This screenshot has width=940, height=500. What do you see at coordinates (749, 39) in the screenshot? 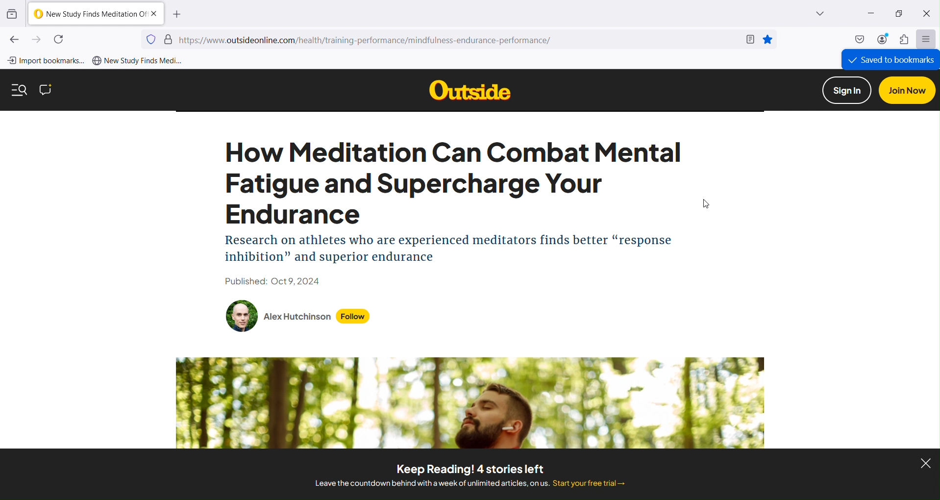
I see `Toggle reader view` at bounding box center [749, 39].